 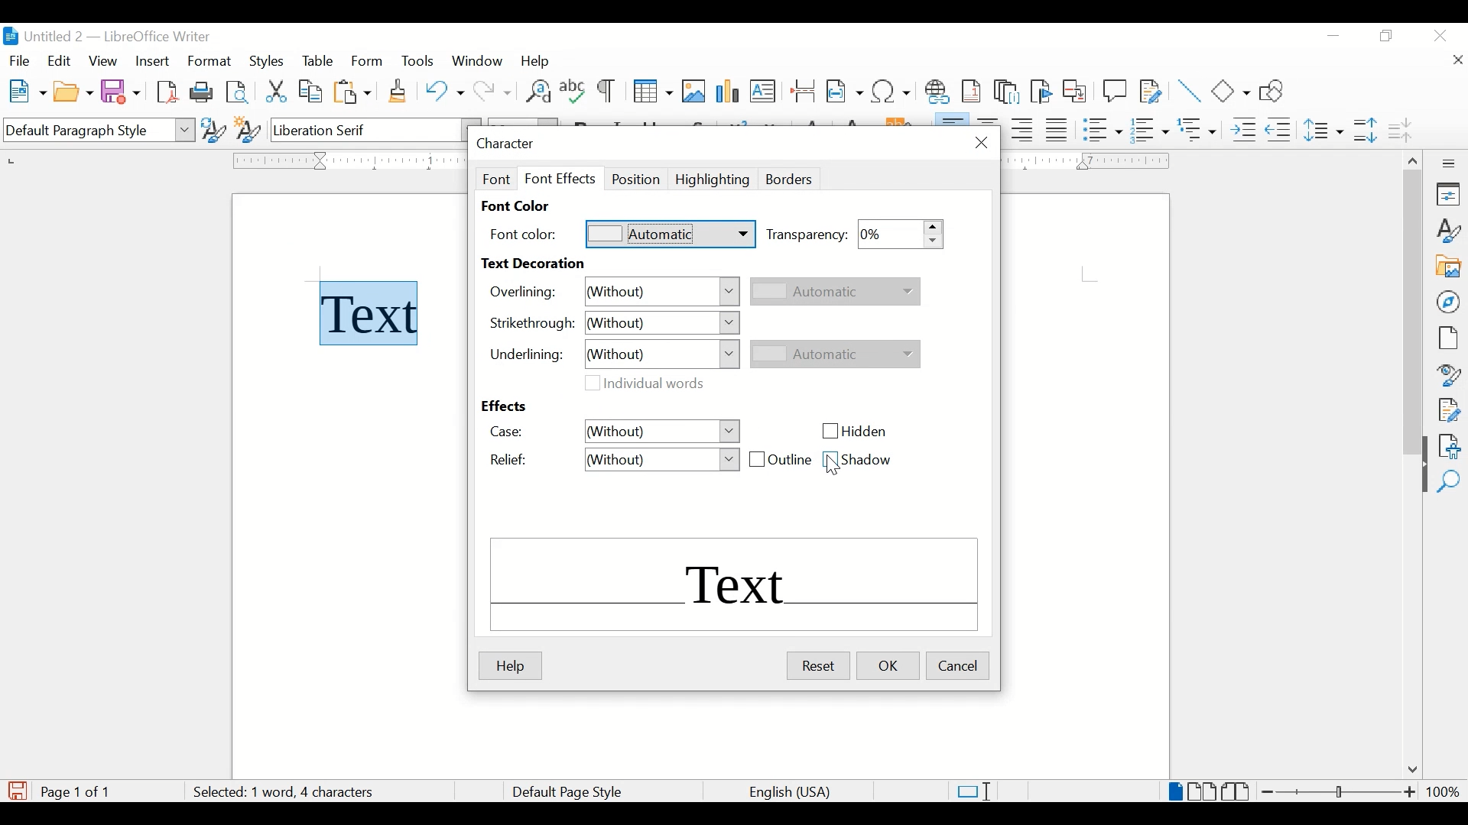 I want to click on hidden checkbox, so click(x=856, y=432).